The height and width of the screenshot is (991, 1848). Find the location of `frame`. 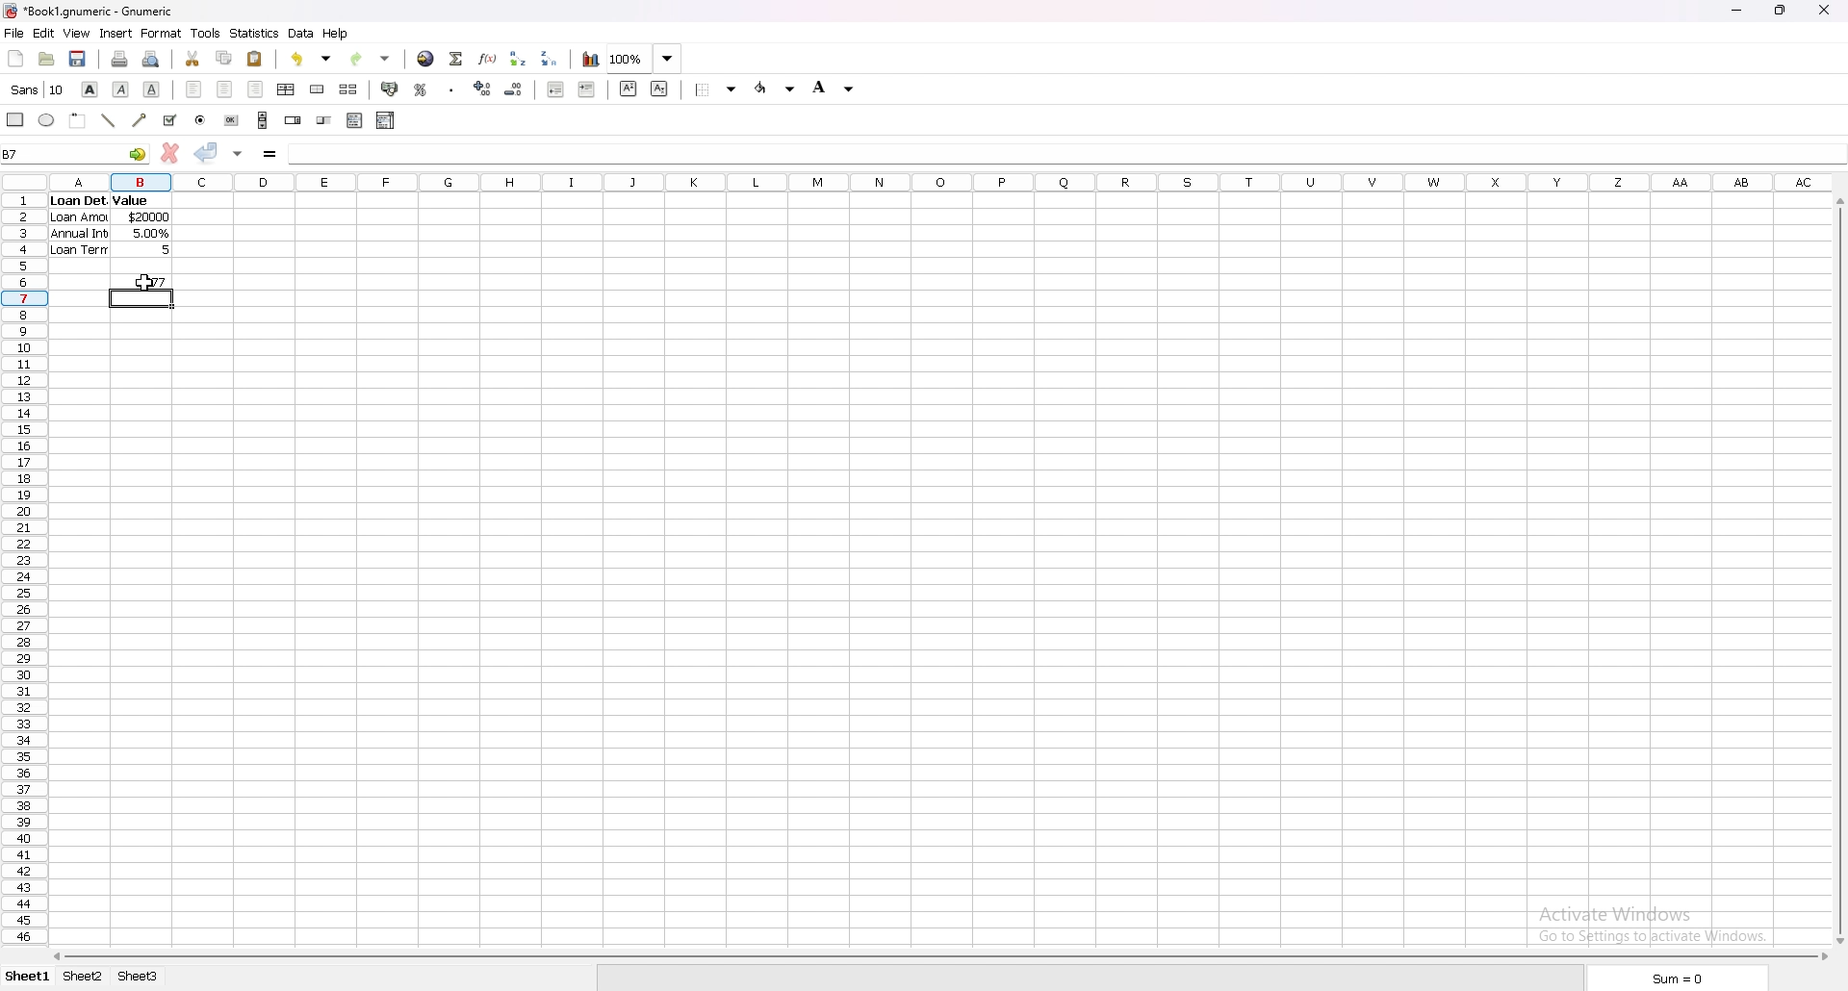

frame is located at coordinates (79, 120).